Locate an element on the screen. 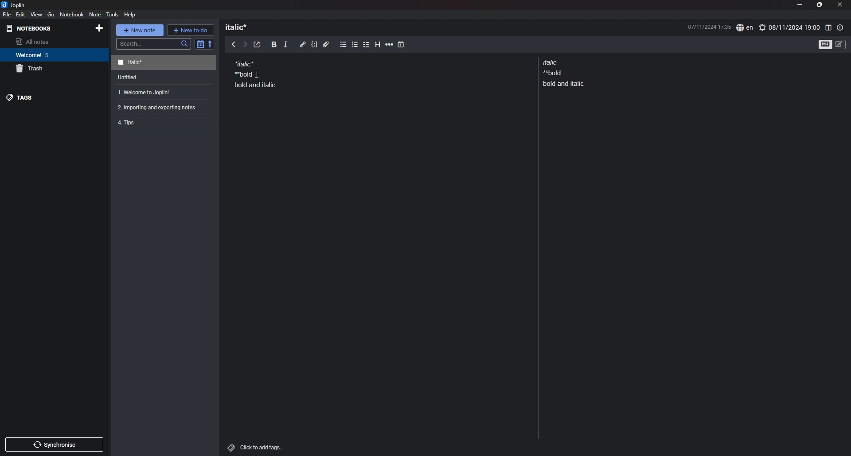 Image resolution: width=851 pixels, height=456 pixels. tags is located at coordinates (54, 97).